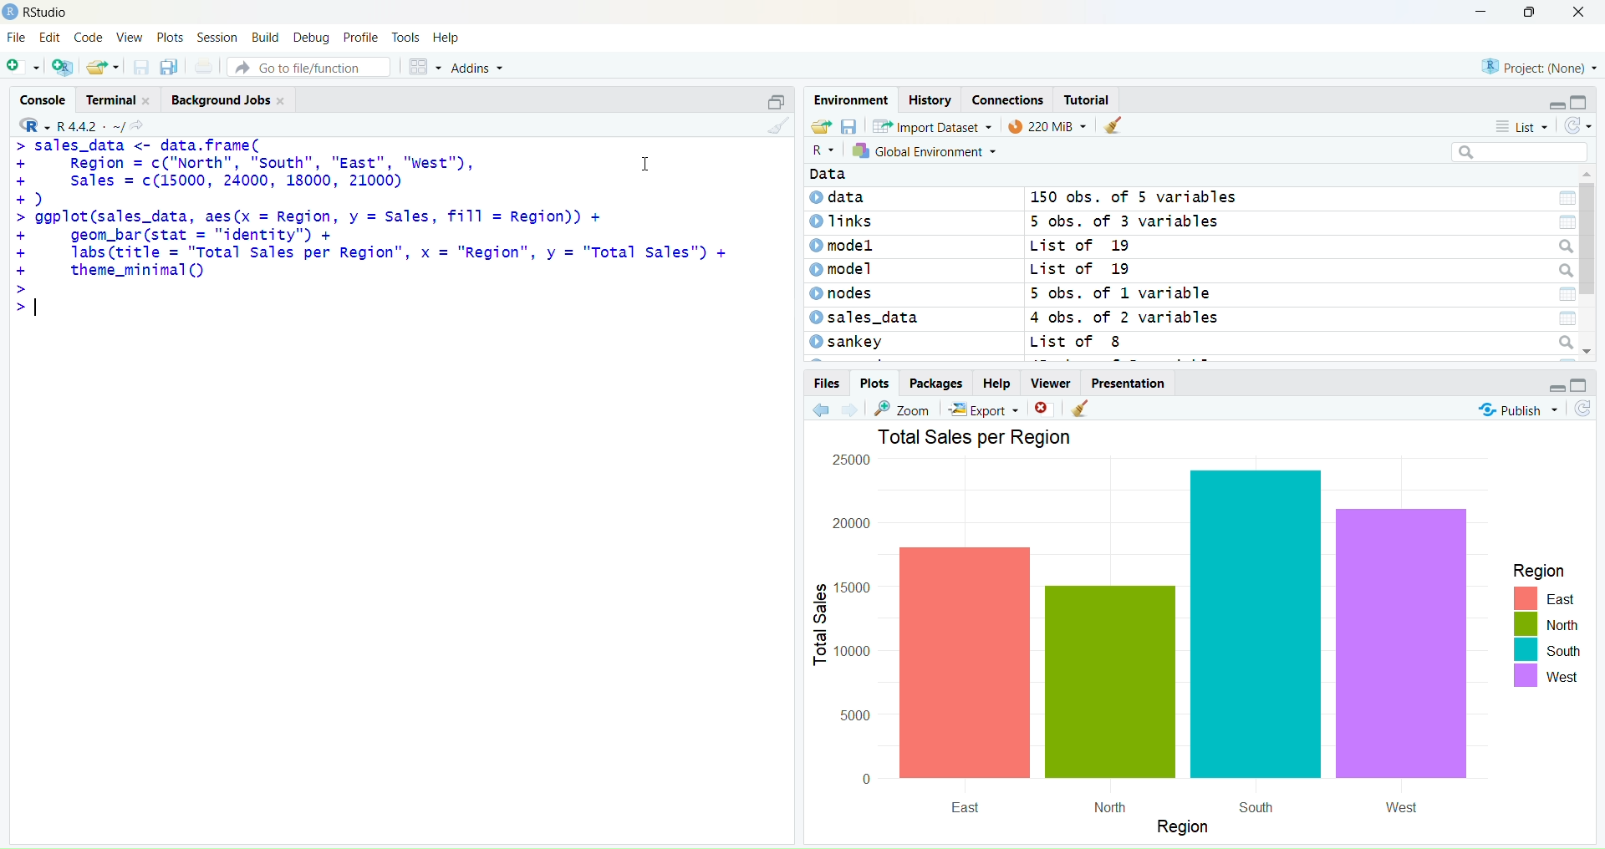  What do you see at coordinates (1519, 410) in the screenshot?
I see `Publish ~` at bounding box center [1519, 410].